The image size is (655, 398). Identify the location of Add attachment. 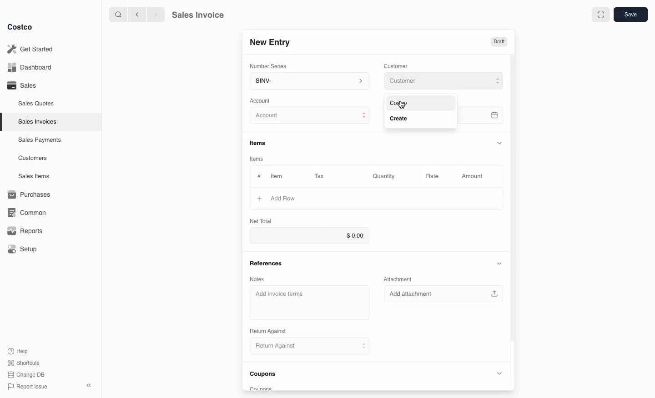
(446, 294).